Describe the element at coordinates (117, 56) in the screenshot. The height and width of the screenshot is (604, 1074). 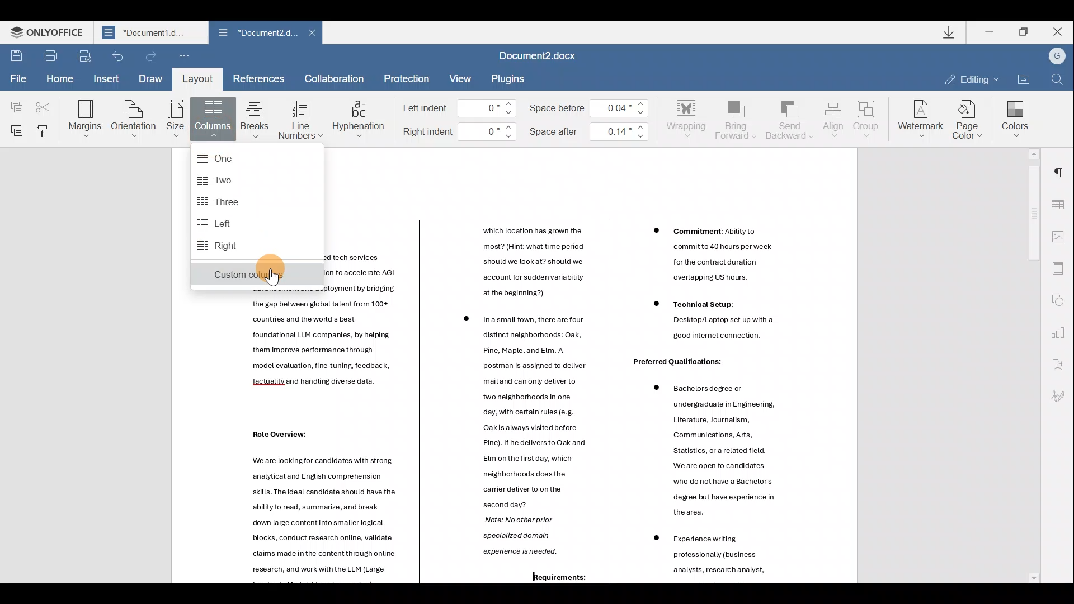
I see `Undo` at that location.